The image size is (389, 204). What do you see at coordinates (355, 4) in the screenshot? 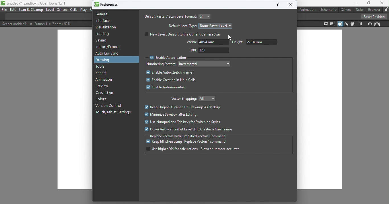
I see `Minimize` at bounding box center [355, 4].